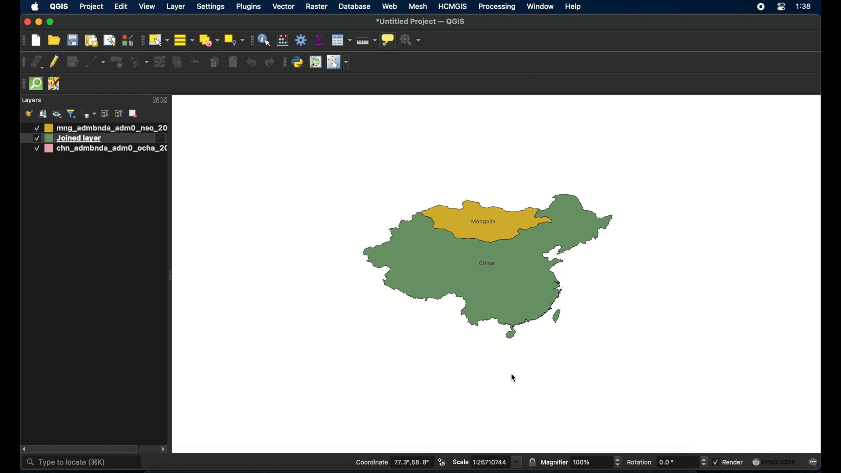  I want to click on scroll right arrow, so click(166, 448).